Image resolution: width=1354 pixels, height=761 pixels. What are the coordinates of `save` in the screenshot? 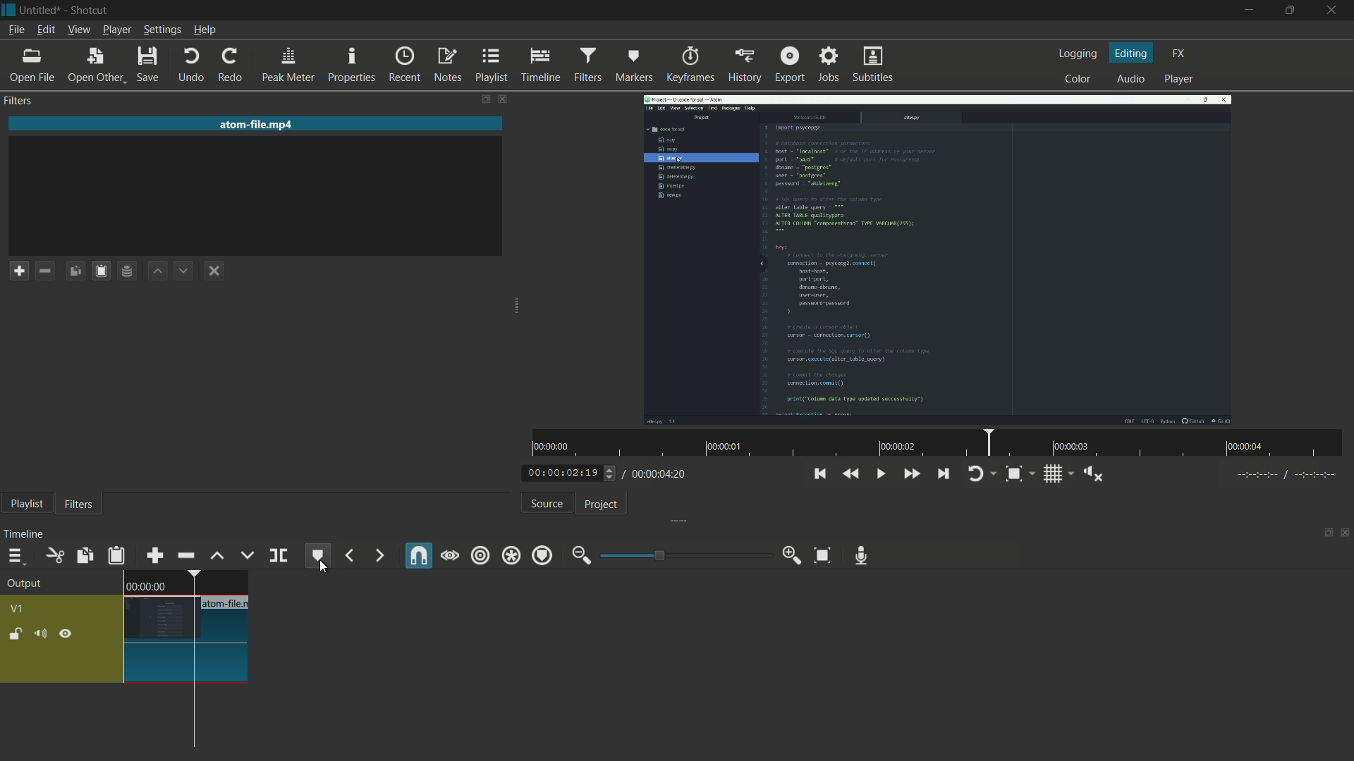 It's located at (146, 66).